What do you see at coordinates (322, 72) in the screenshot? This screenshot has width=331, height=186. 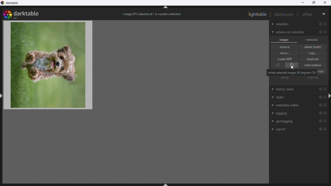 I see `copy` at bounding box center [322, 72].